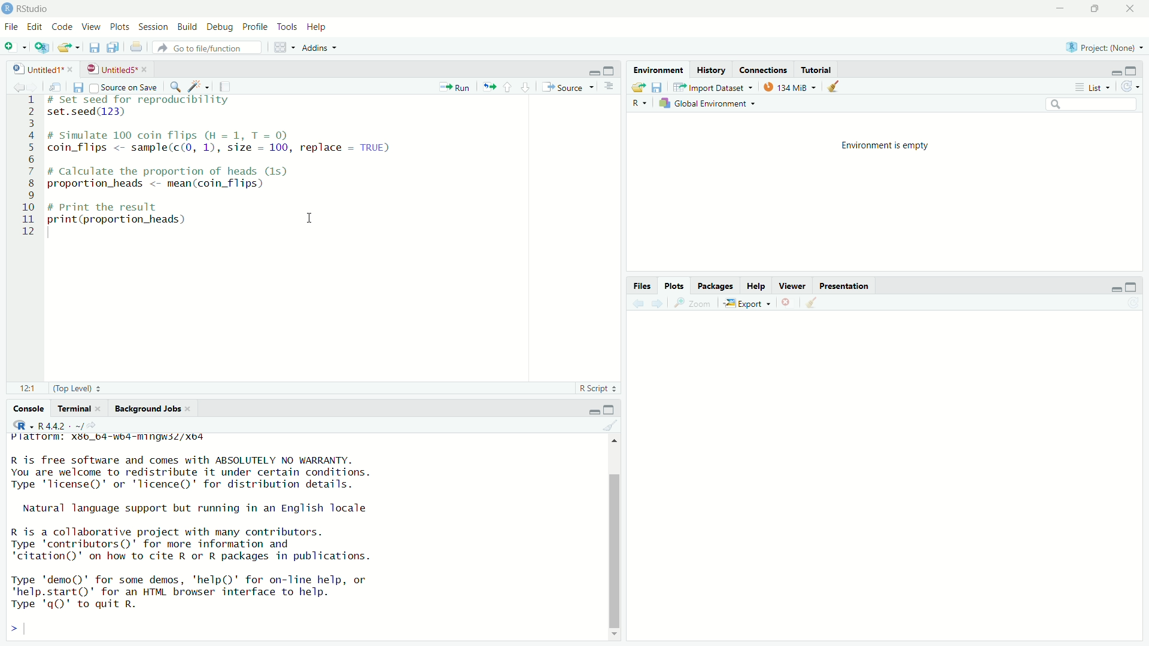 This screenshot has height=646, width=1149. I want to click on search field, so click(1092, 103).